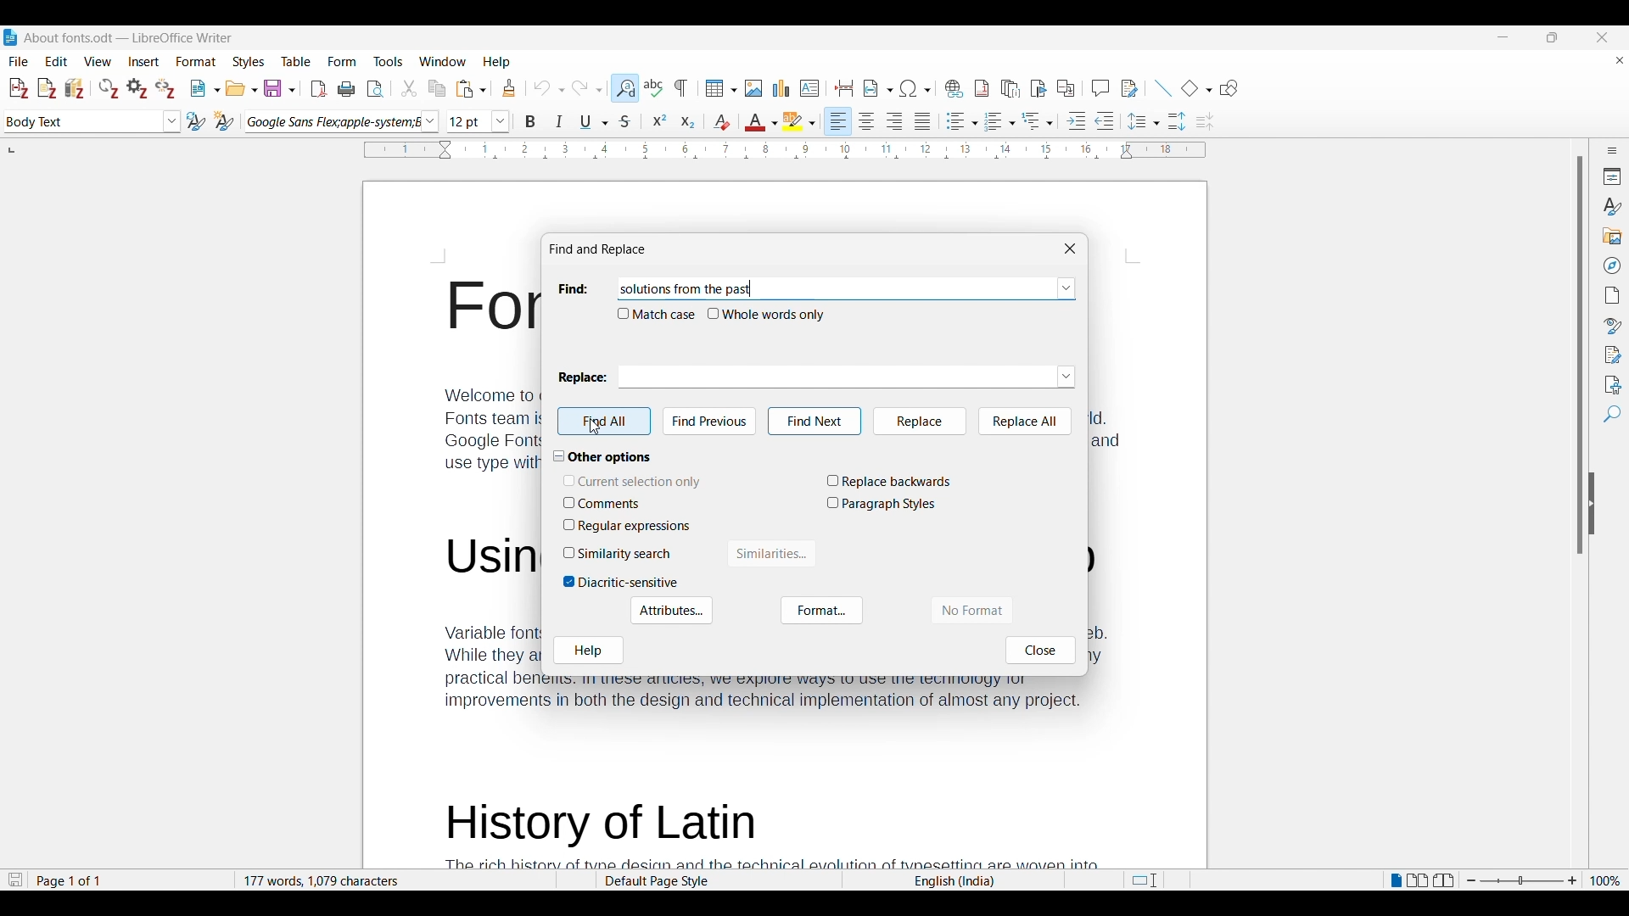 This screenshot has height=916, width=1629. I want to click on Current font, so click(333, 122).